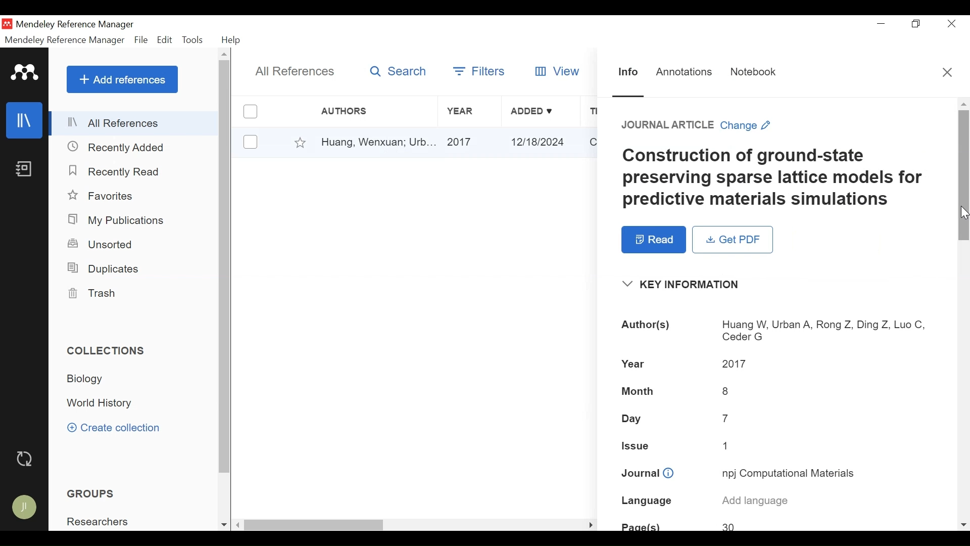 This screenshot has width=970, height=546. What do you see at coordinates (26, 170) in the screenshot?
I see `Notebook` at bounding box center [26, 170].